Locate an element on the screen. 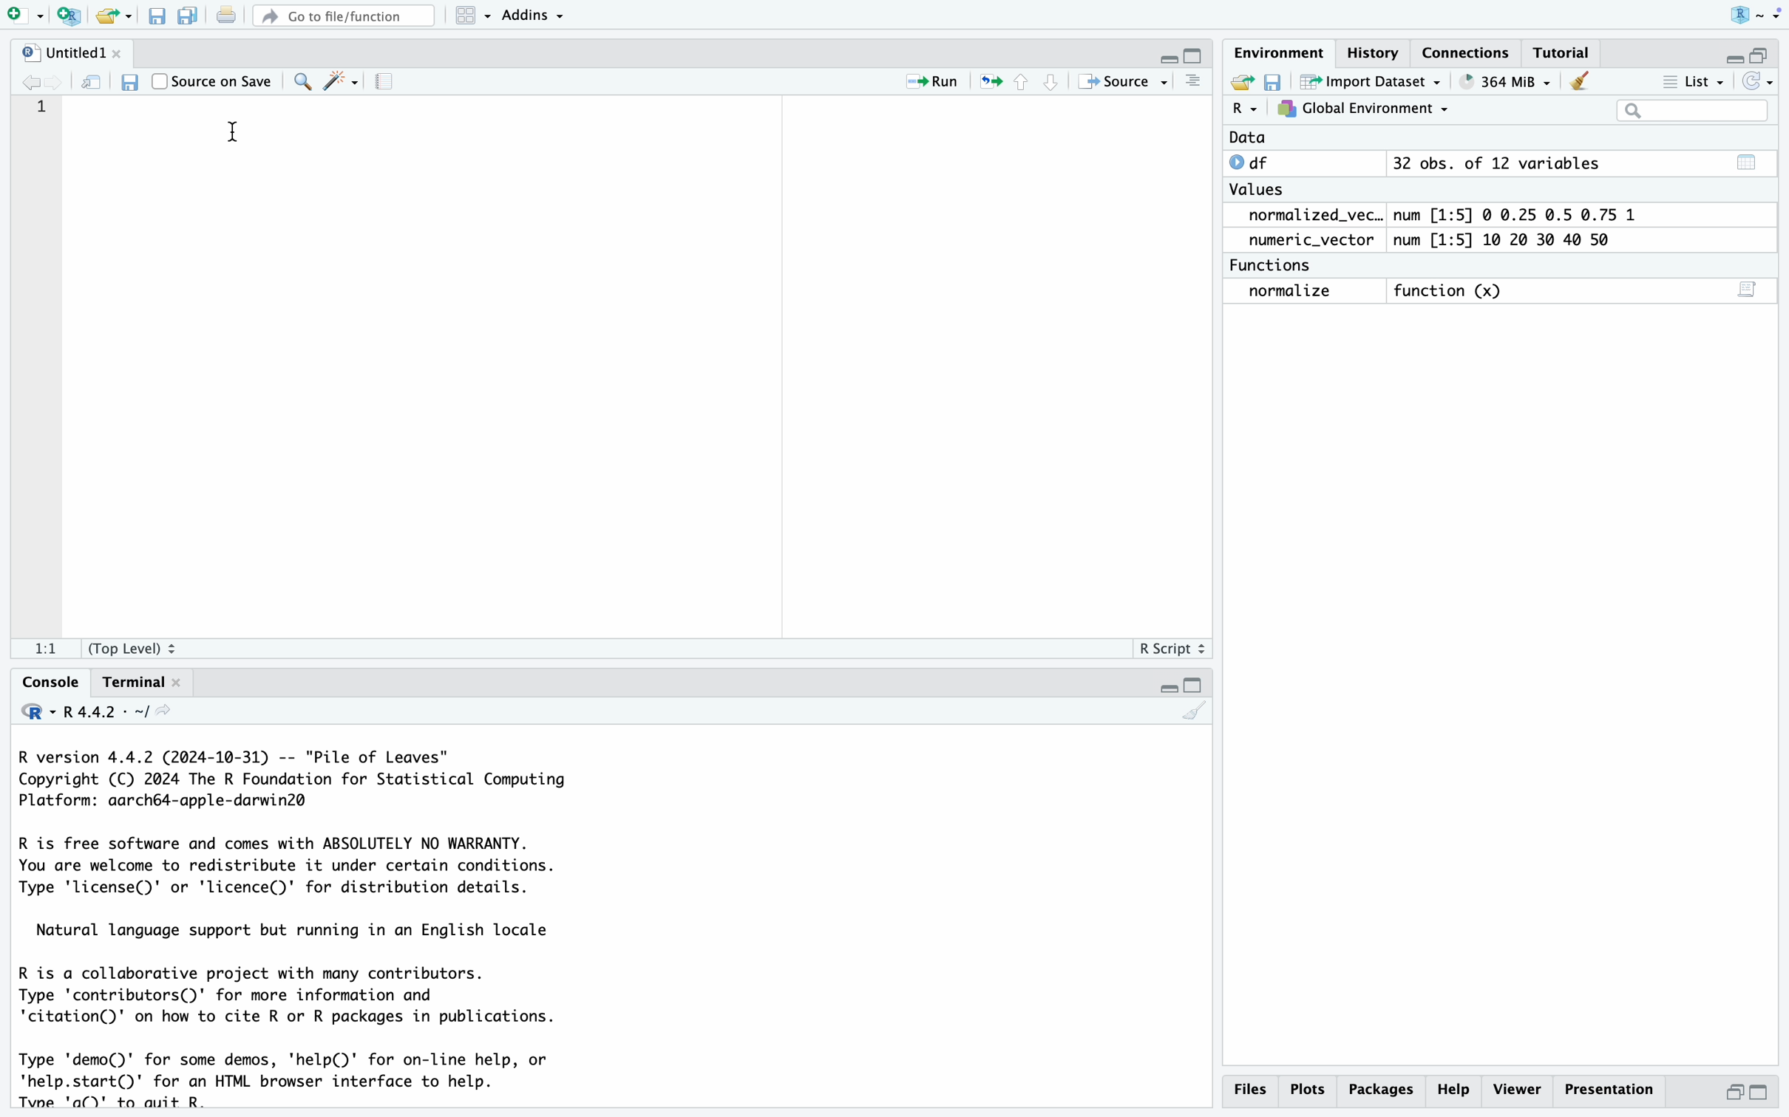  Environment is located at coordinates (1278, 53).